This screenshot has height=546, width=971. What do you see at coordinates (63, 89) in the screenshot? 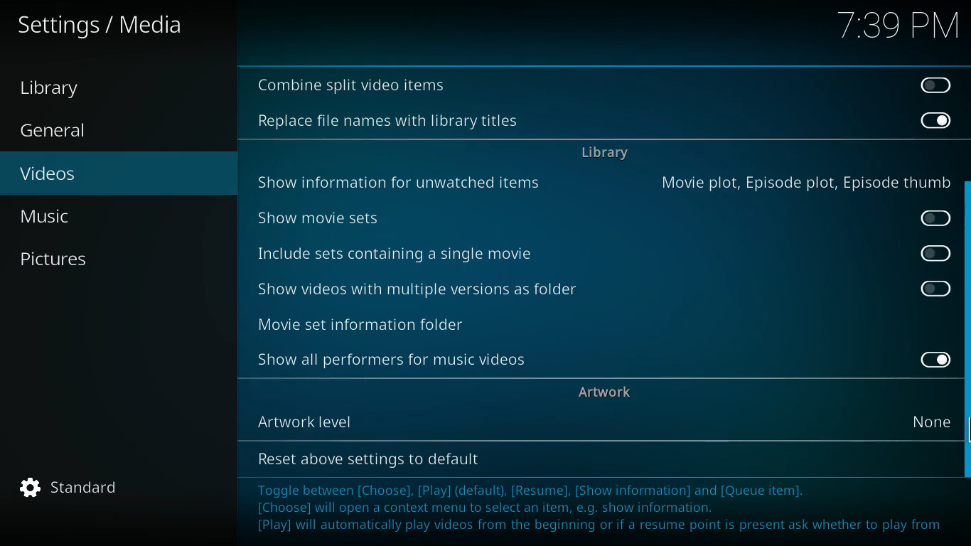
I see `Library` at bounding box center [63, 89].